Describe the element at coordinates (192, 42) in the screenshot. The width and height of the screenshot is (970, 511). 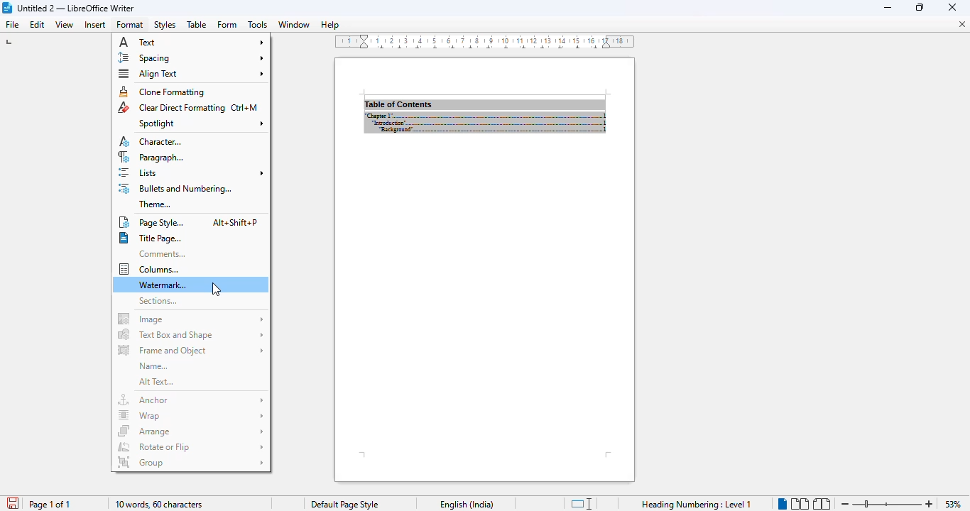
I see `text` at that location.